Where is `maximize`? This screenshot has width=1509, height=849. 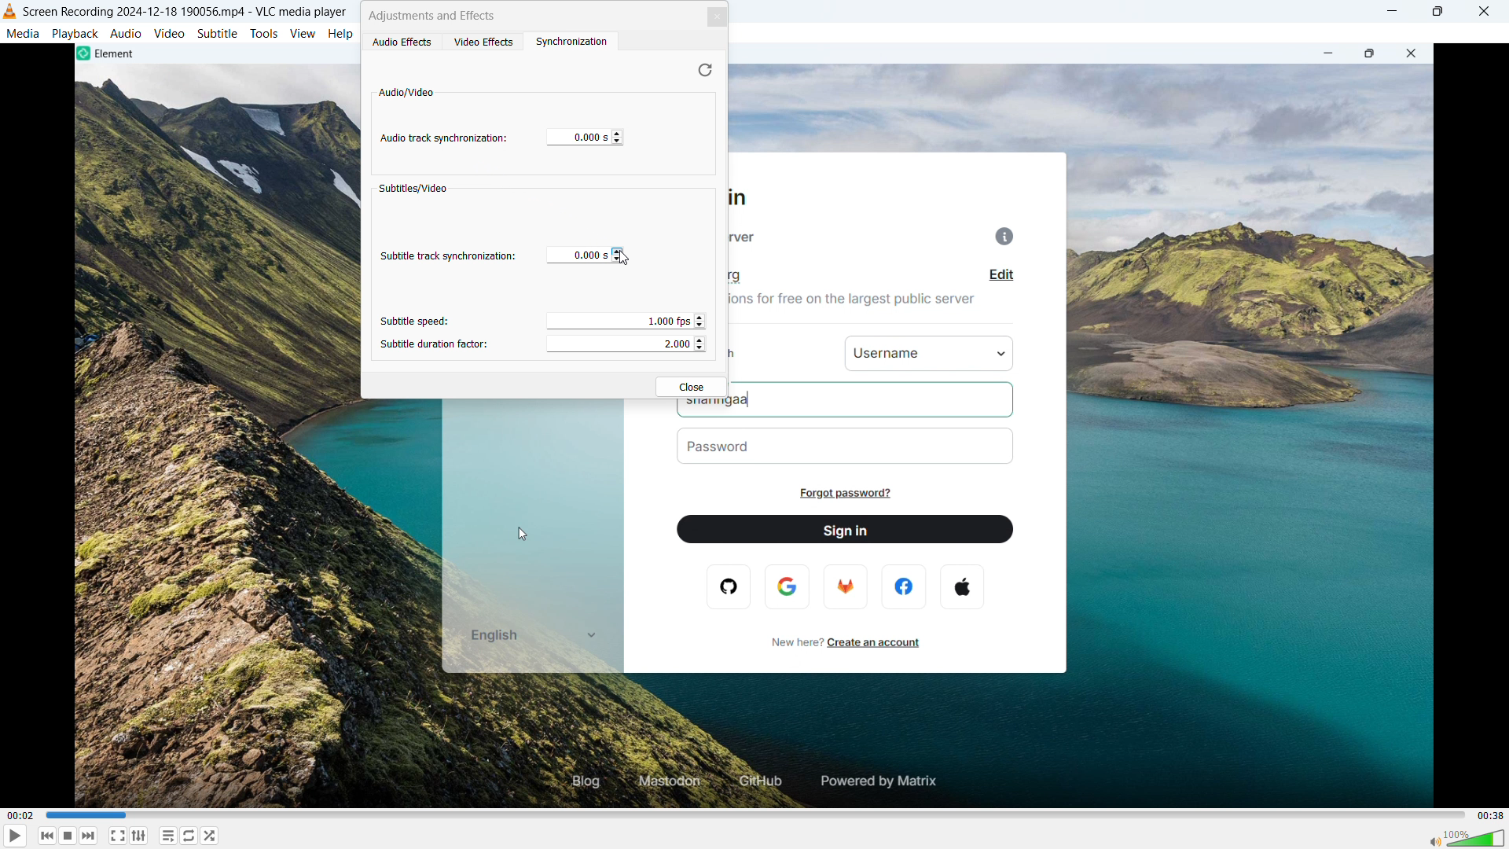 maximize is located at coordinates (1438, 12).